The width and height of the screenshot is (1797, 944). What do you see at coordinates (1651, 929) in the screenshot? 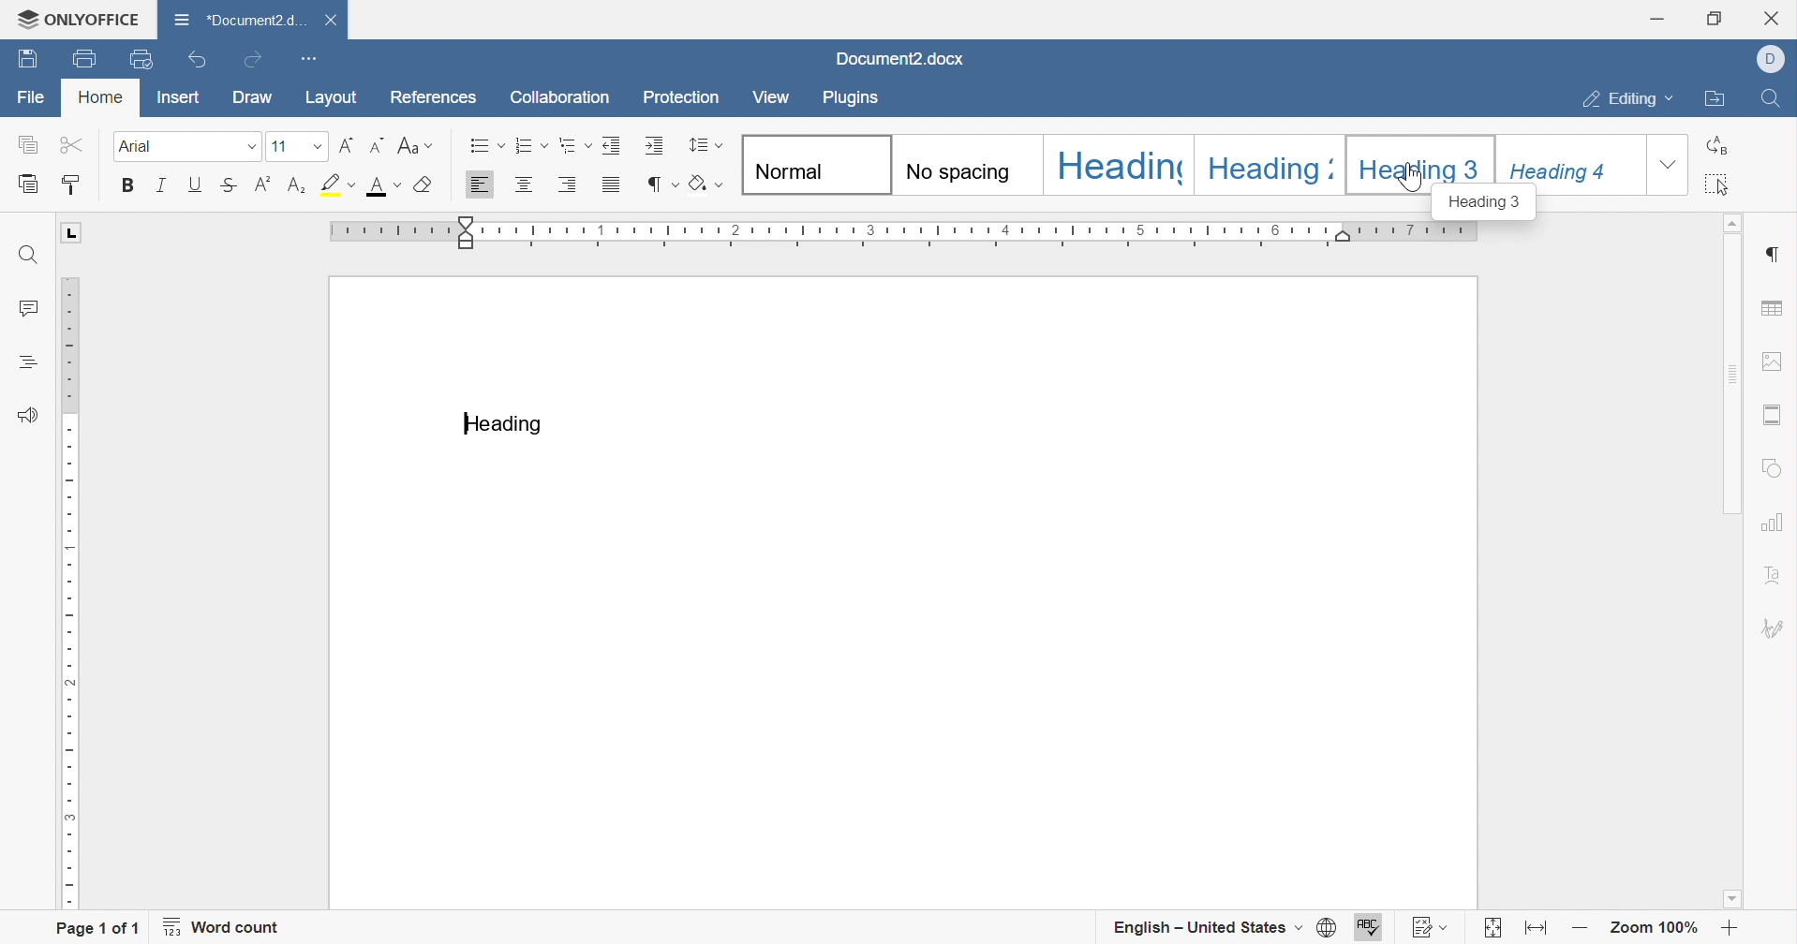
I see `Zoom 100%` at bounding box center [1651, 929].